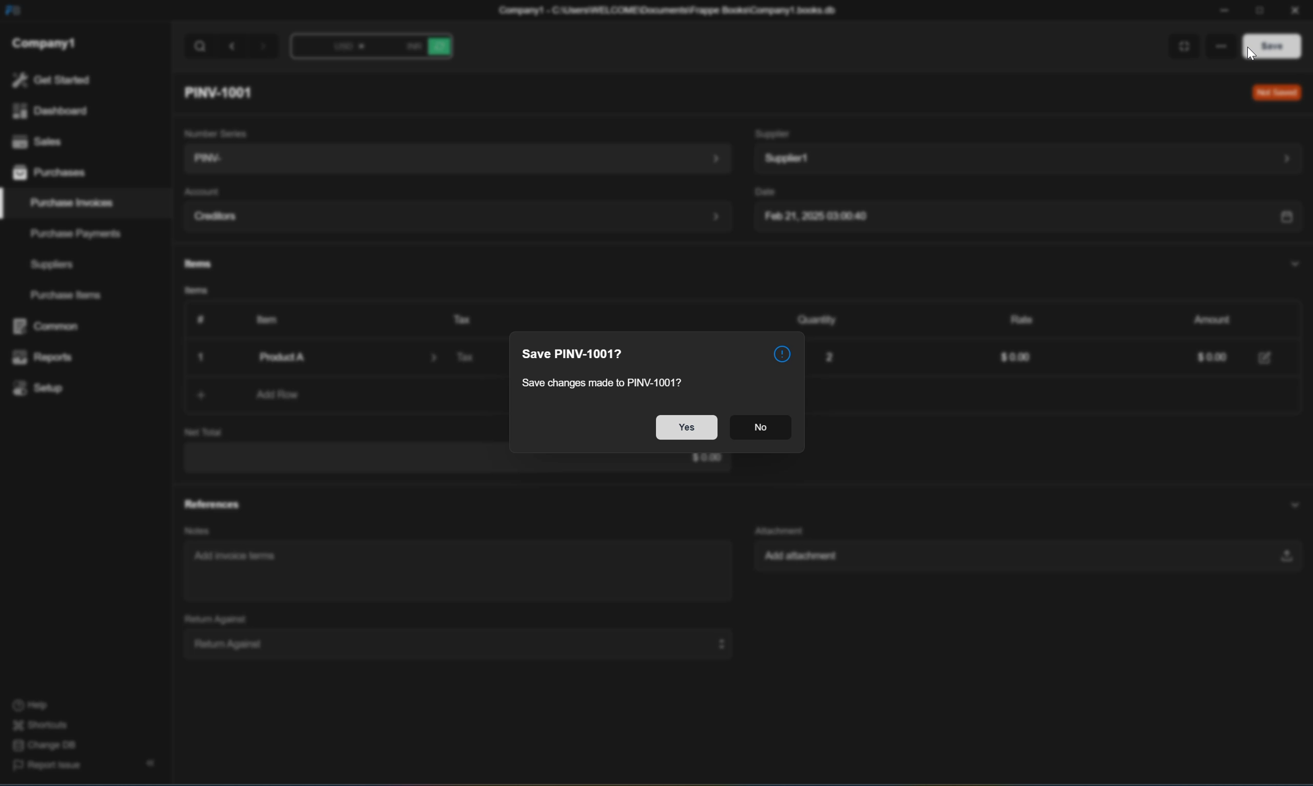 Image resolution: width=1313 pixels, height=786 pixels. Describe the element at coordinates (1020, 558) in the screenshot. I see `Add attachment` at that location.